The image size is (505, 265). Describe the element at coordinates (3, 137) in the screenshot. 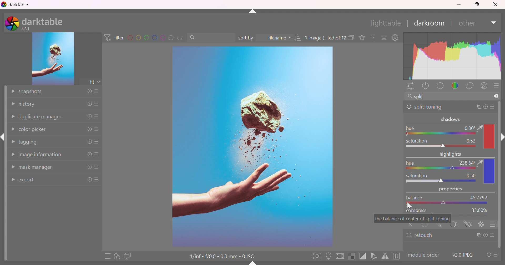

I see `shift+ctrl+i` at that location.